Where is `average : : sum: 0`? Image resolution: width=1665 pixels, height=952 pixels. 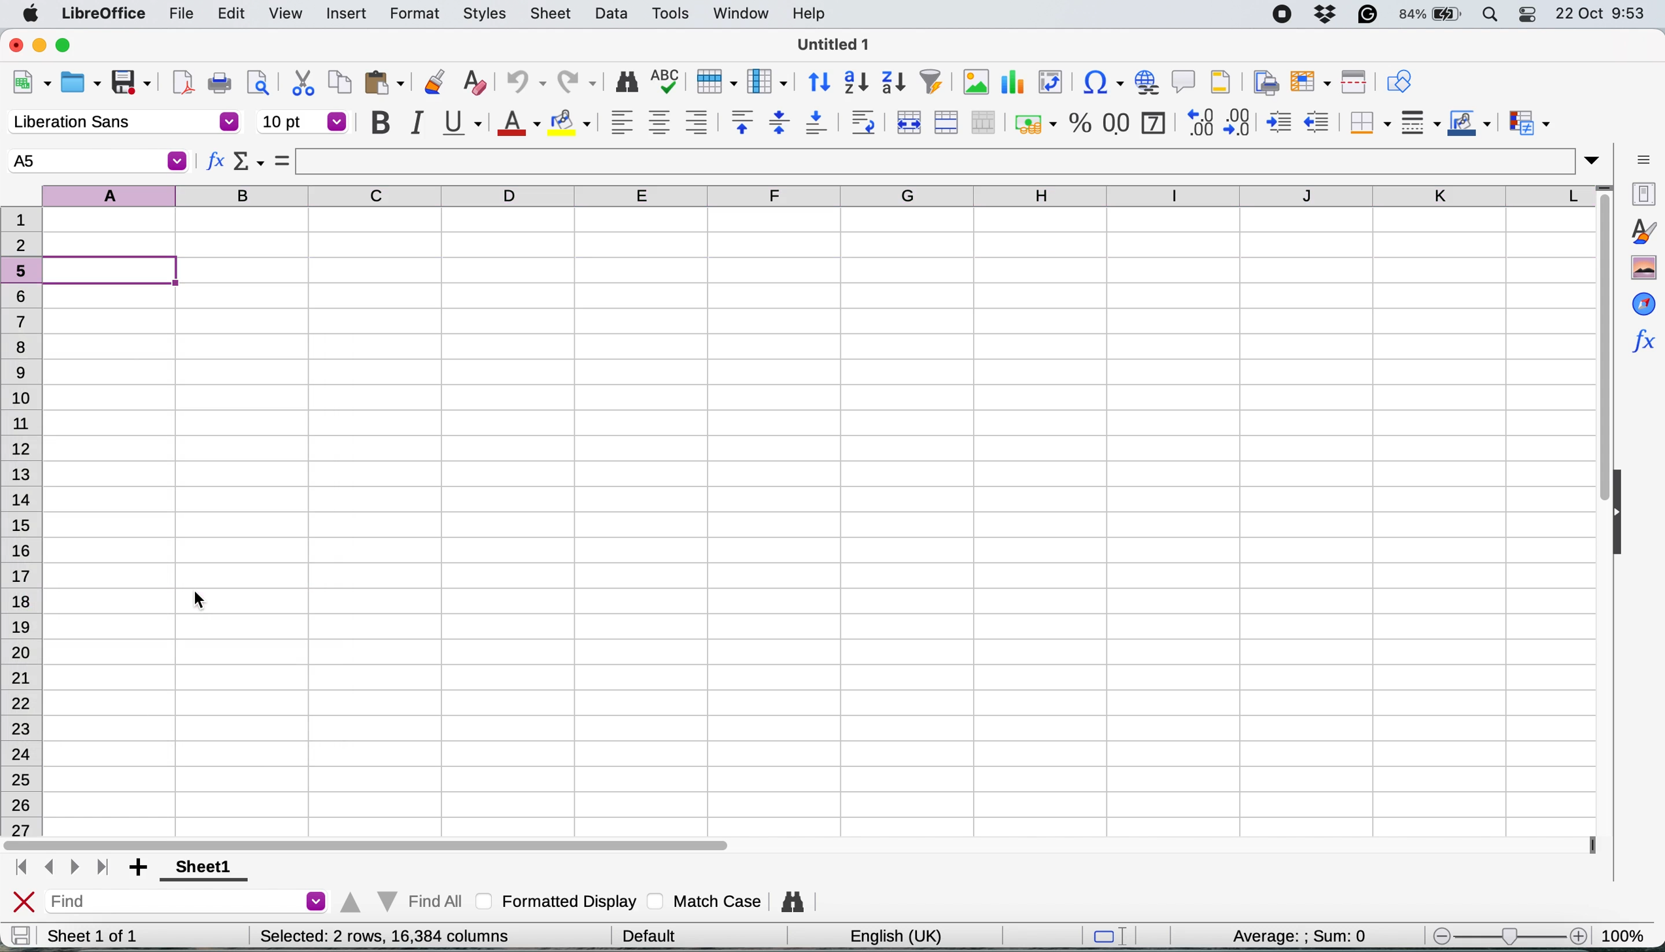
average : : sum: 0 is located at coordinates (1282, 934).